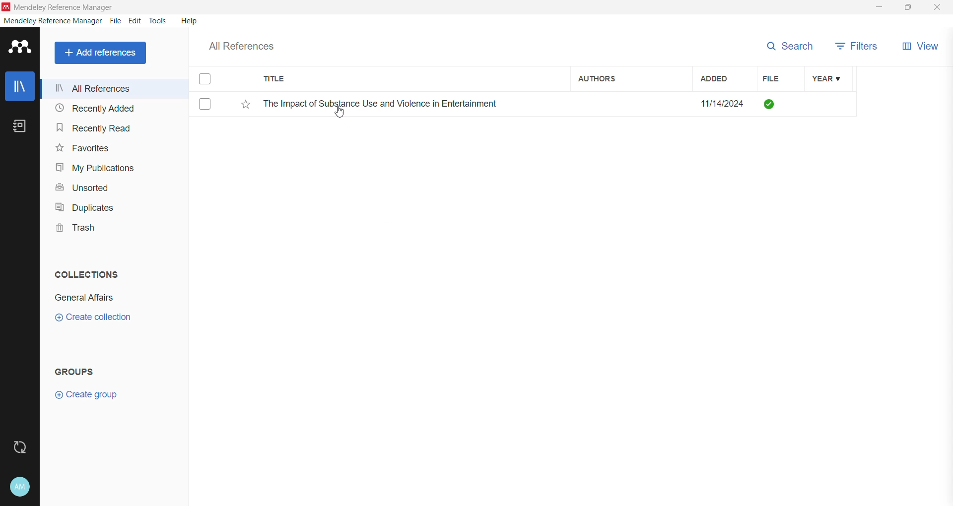  I want to click on cursor, so click(339, 116).